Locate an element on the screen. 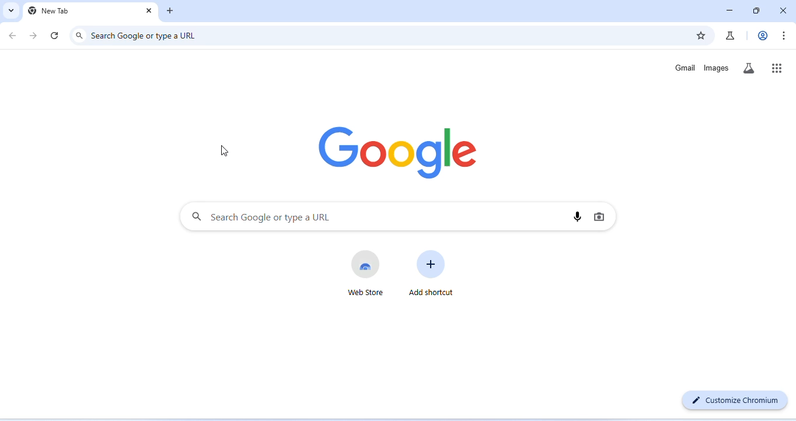  close is located at coordinates (783, 9).